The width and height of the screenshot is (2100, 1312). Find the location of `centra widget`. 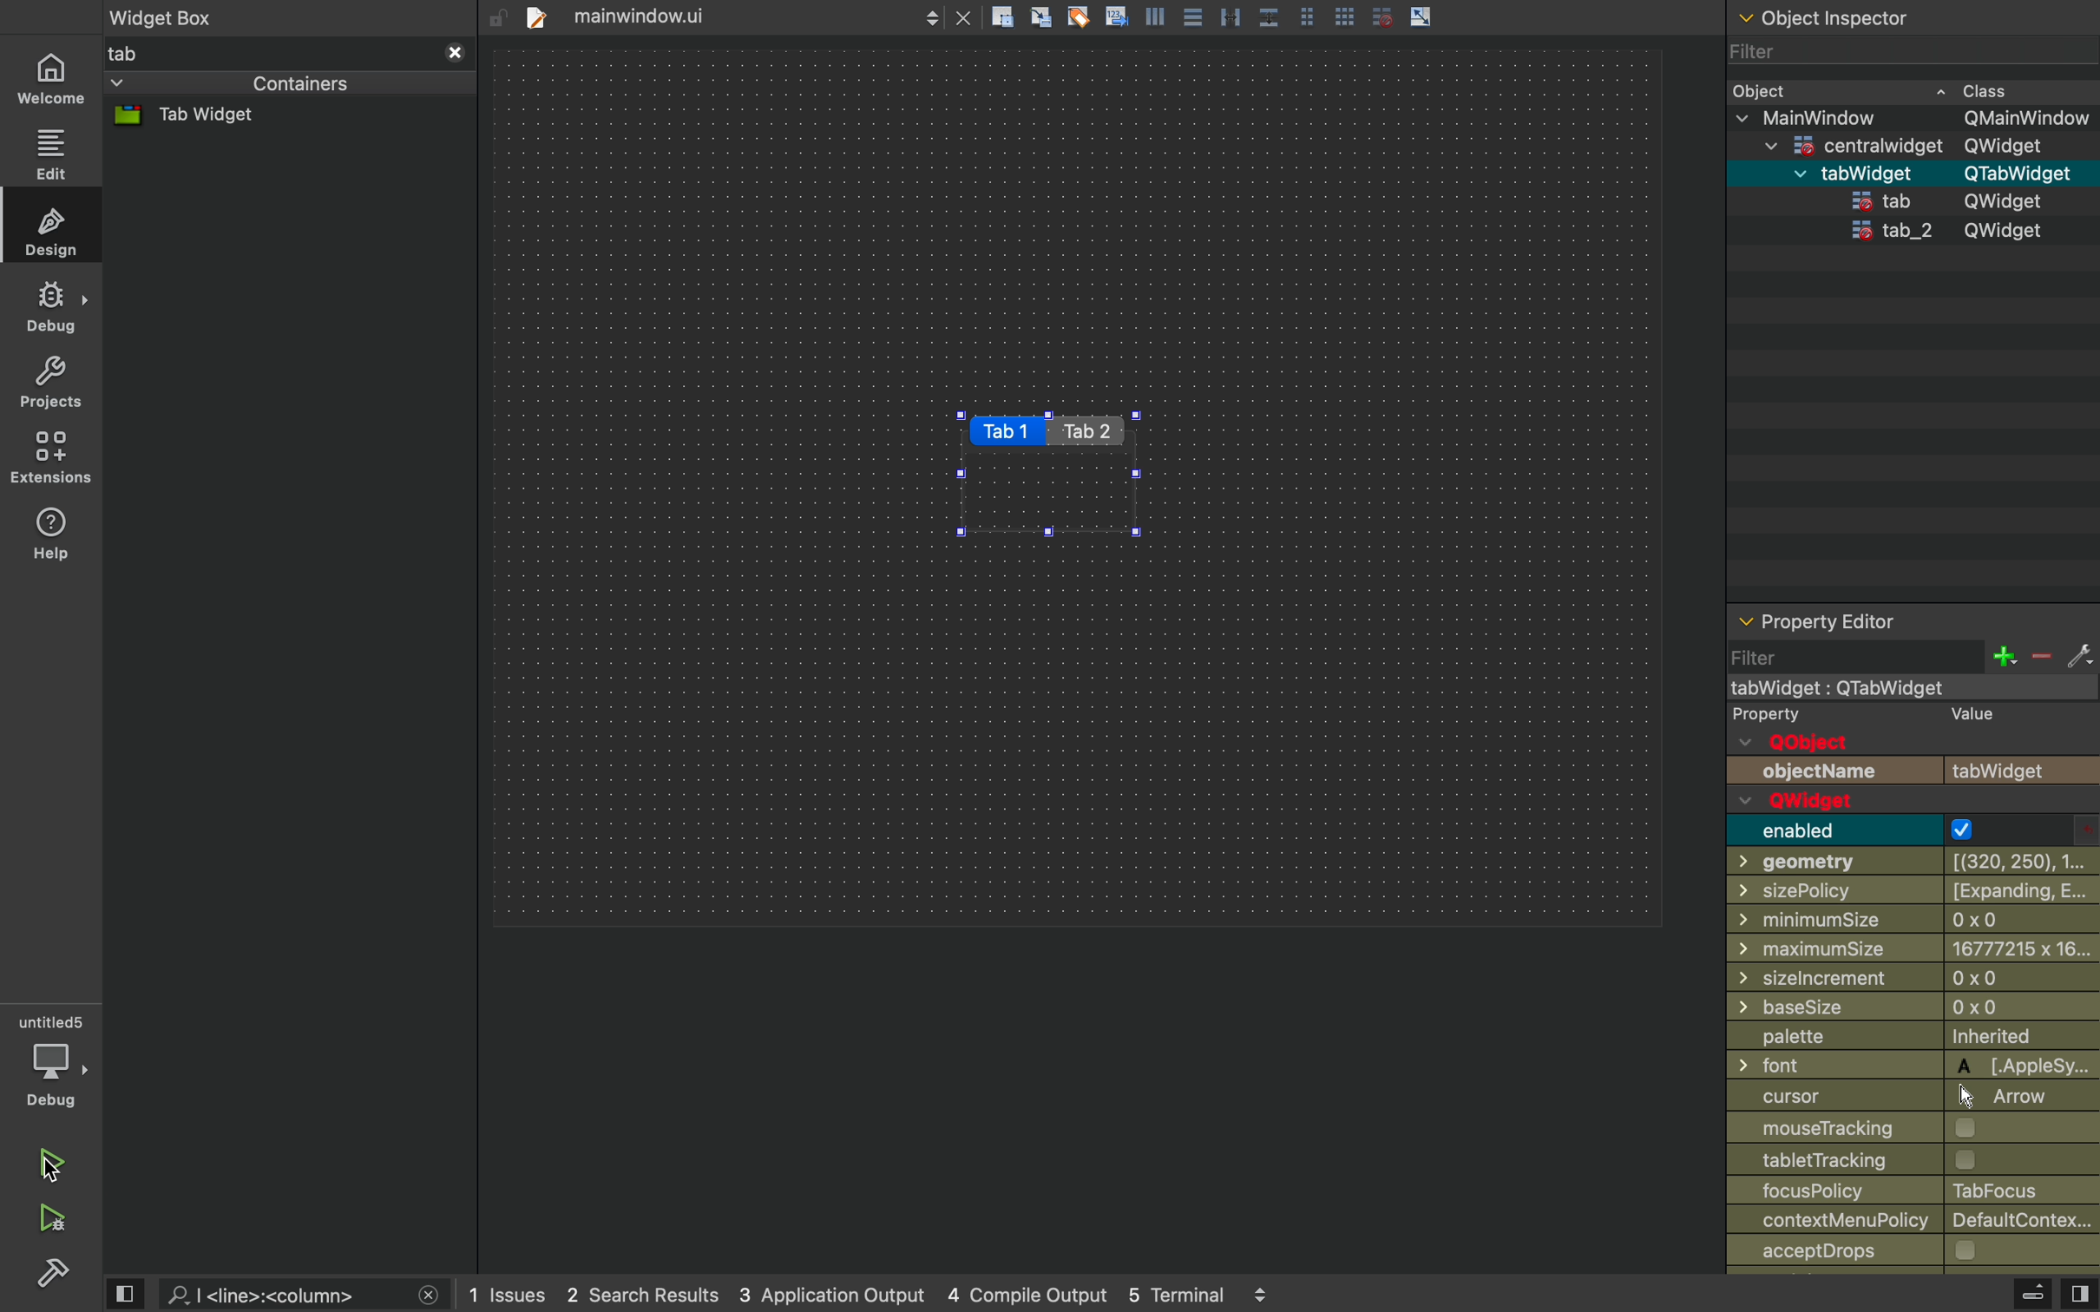

centra widget is located at coordinates (1906, 146).